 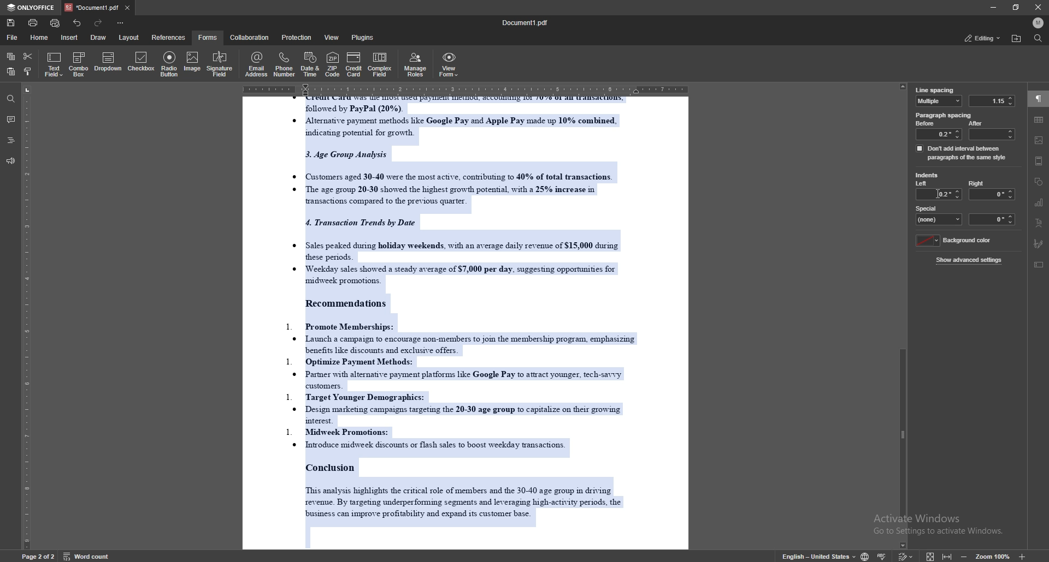 I want to click on show advanced settings, so click(x=970, y=260).